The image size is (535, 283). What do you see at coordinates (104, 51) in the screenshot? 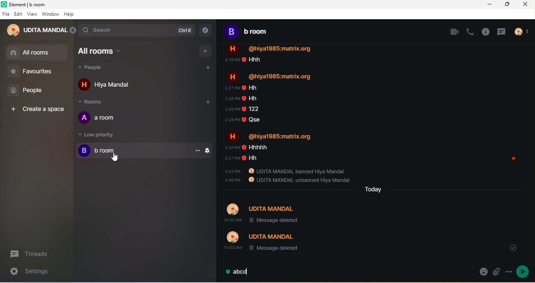
I see `all rooms` at bounding box center [104, 51].